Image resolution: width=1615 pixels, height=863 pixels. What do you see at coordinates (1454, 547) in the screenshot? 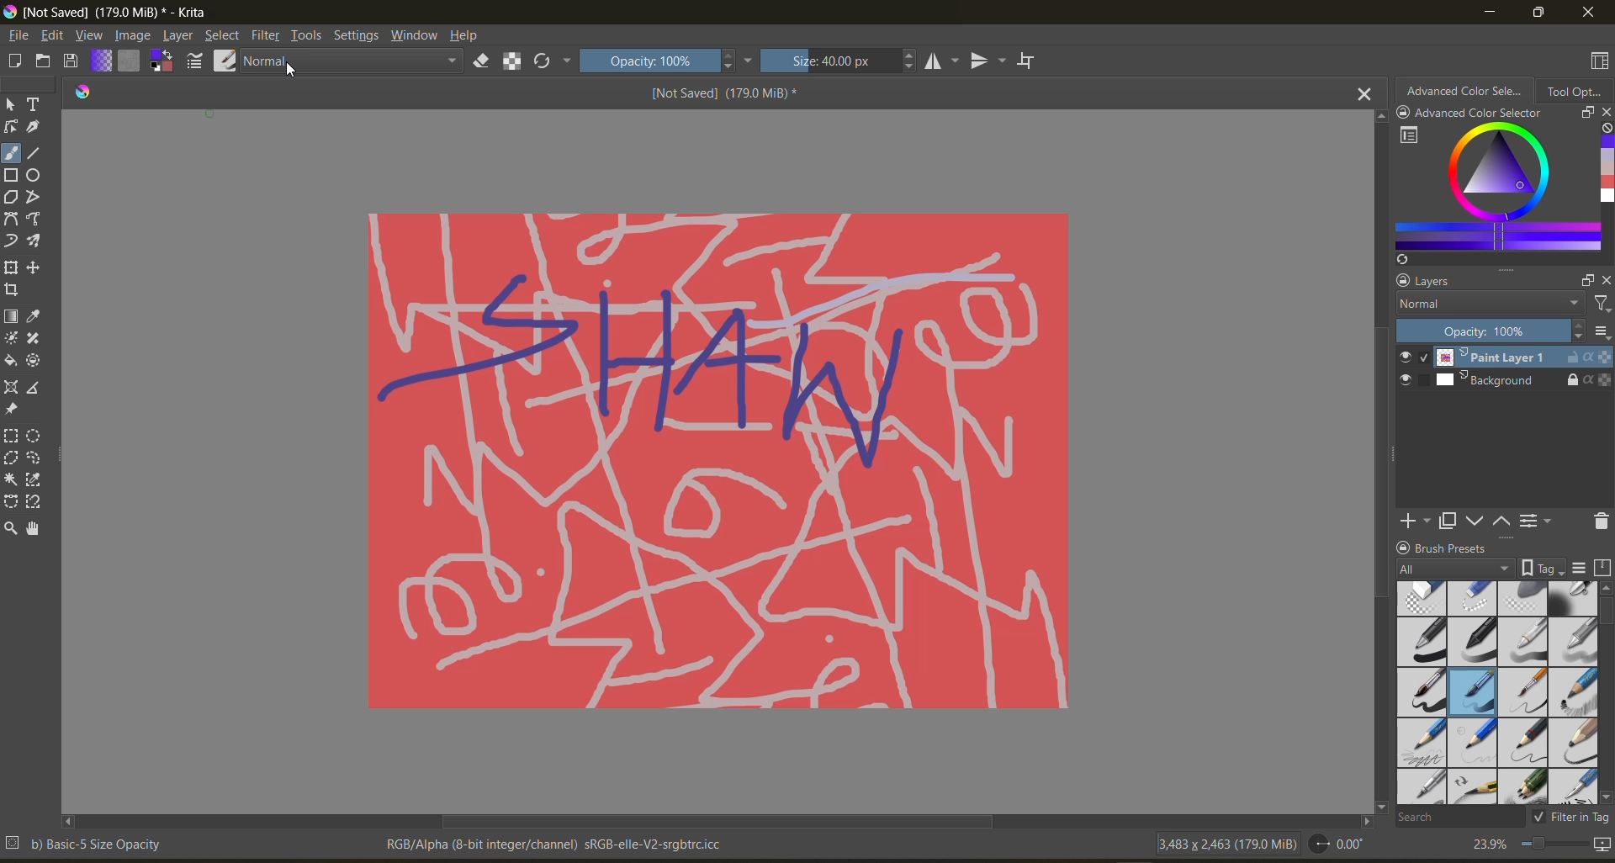
I see `Brush Presets` at bounding box center [1454, 547].